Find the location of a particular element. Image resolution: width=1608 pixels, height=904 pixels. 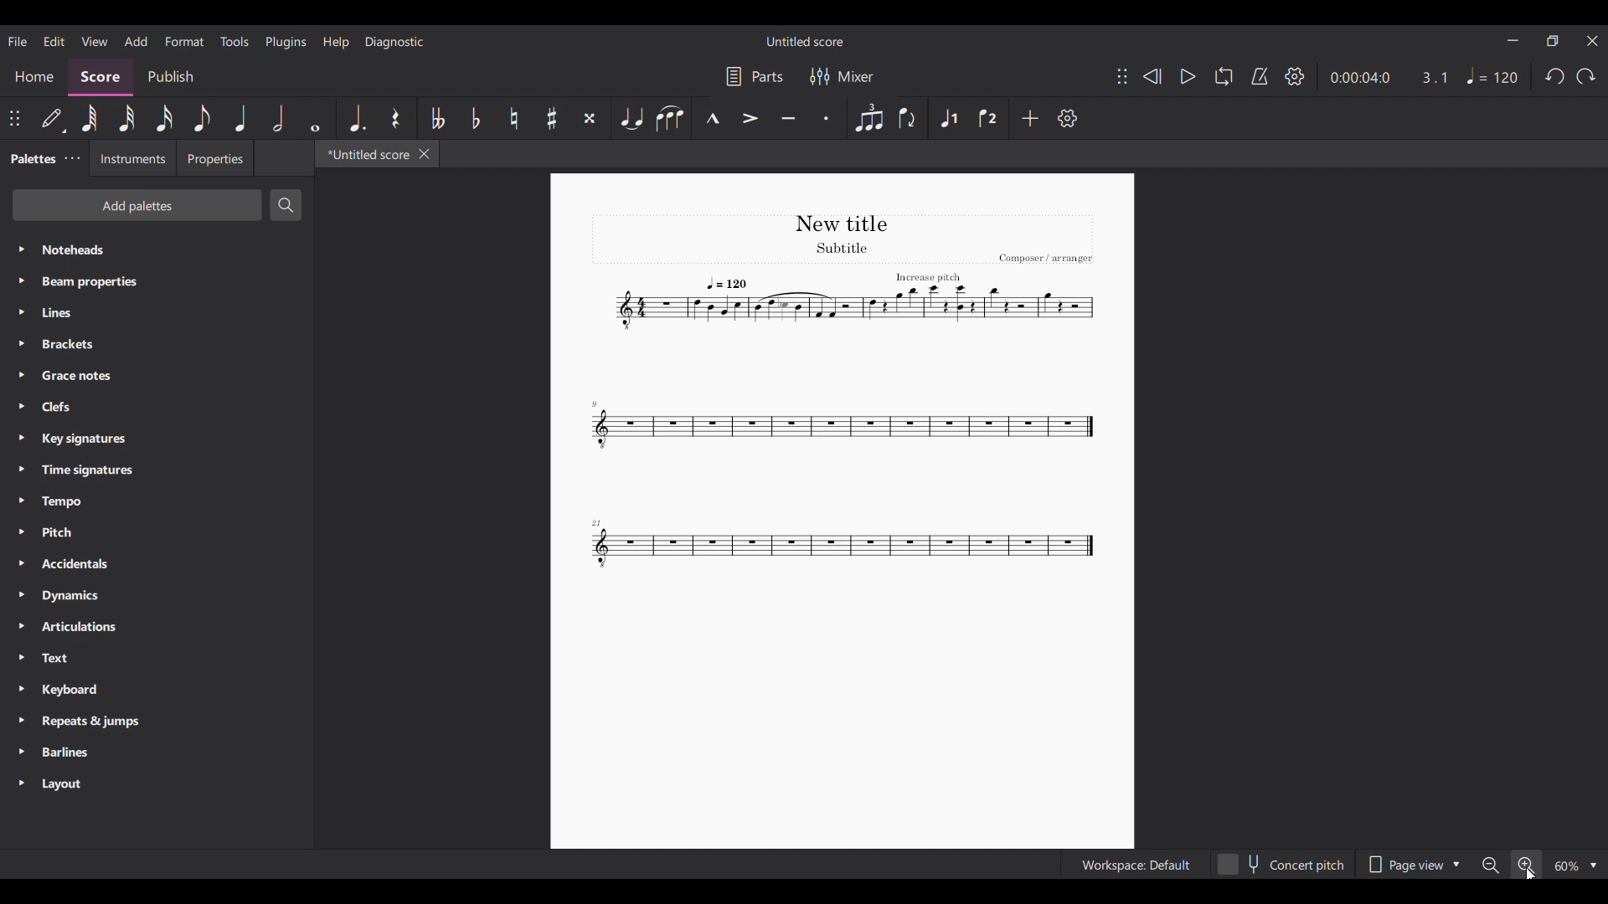

Voice 2 is located at coordinates (987, 118).